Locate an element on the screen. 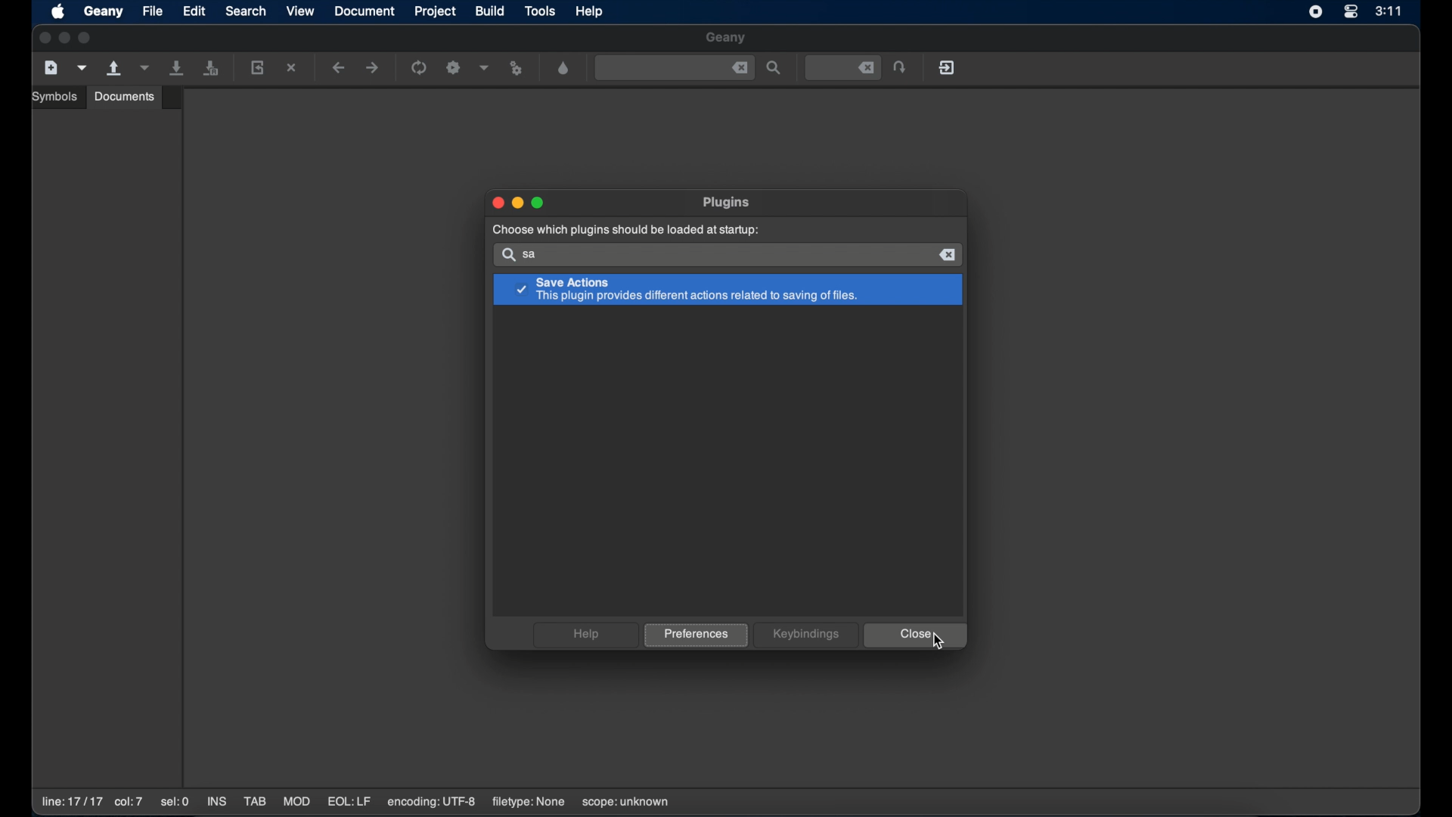  run the current file is located at coordinates (420, 68).